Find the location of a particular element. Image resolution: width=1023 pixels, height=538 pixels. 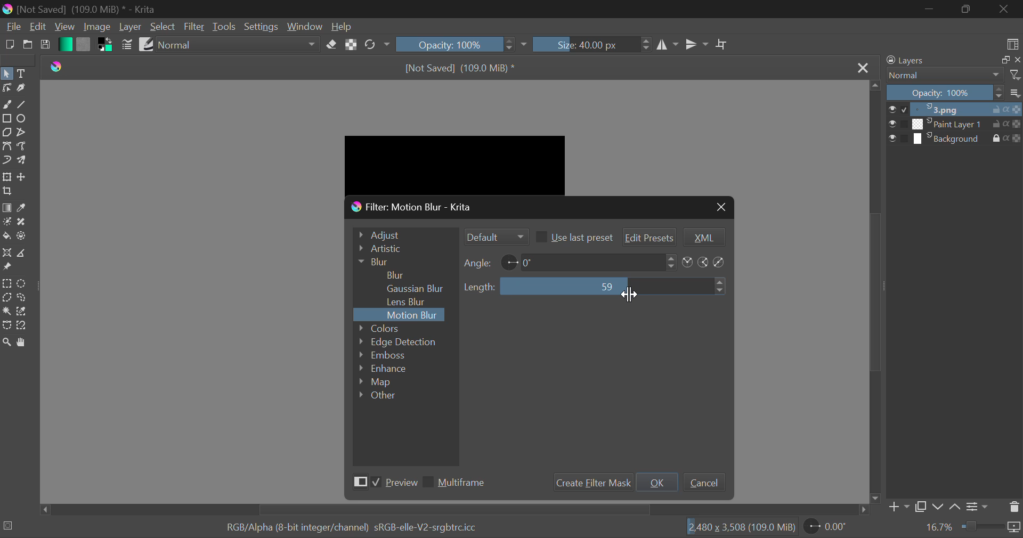

Move Layer is located at coordinates (23, 176).